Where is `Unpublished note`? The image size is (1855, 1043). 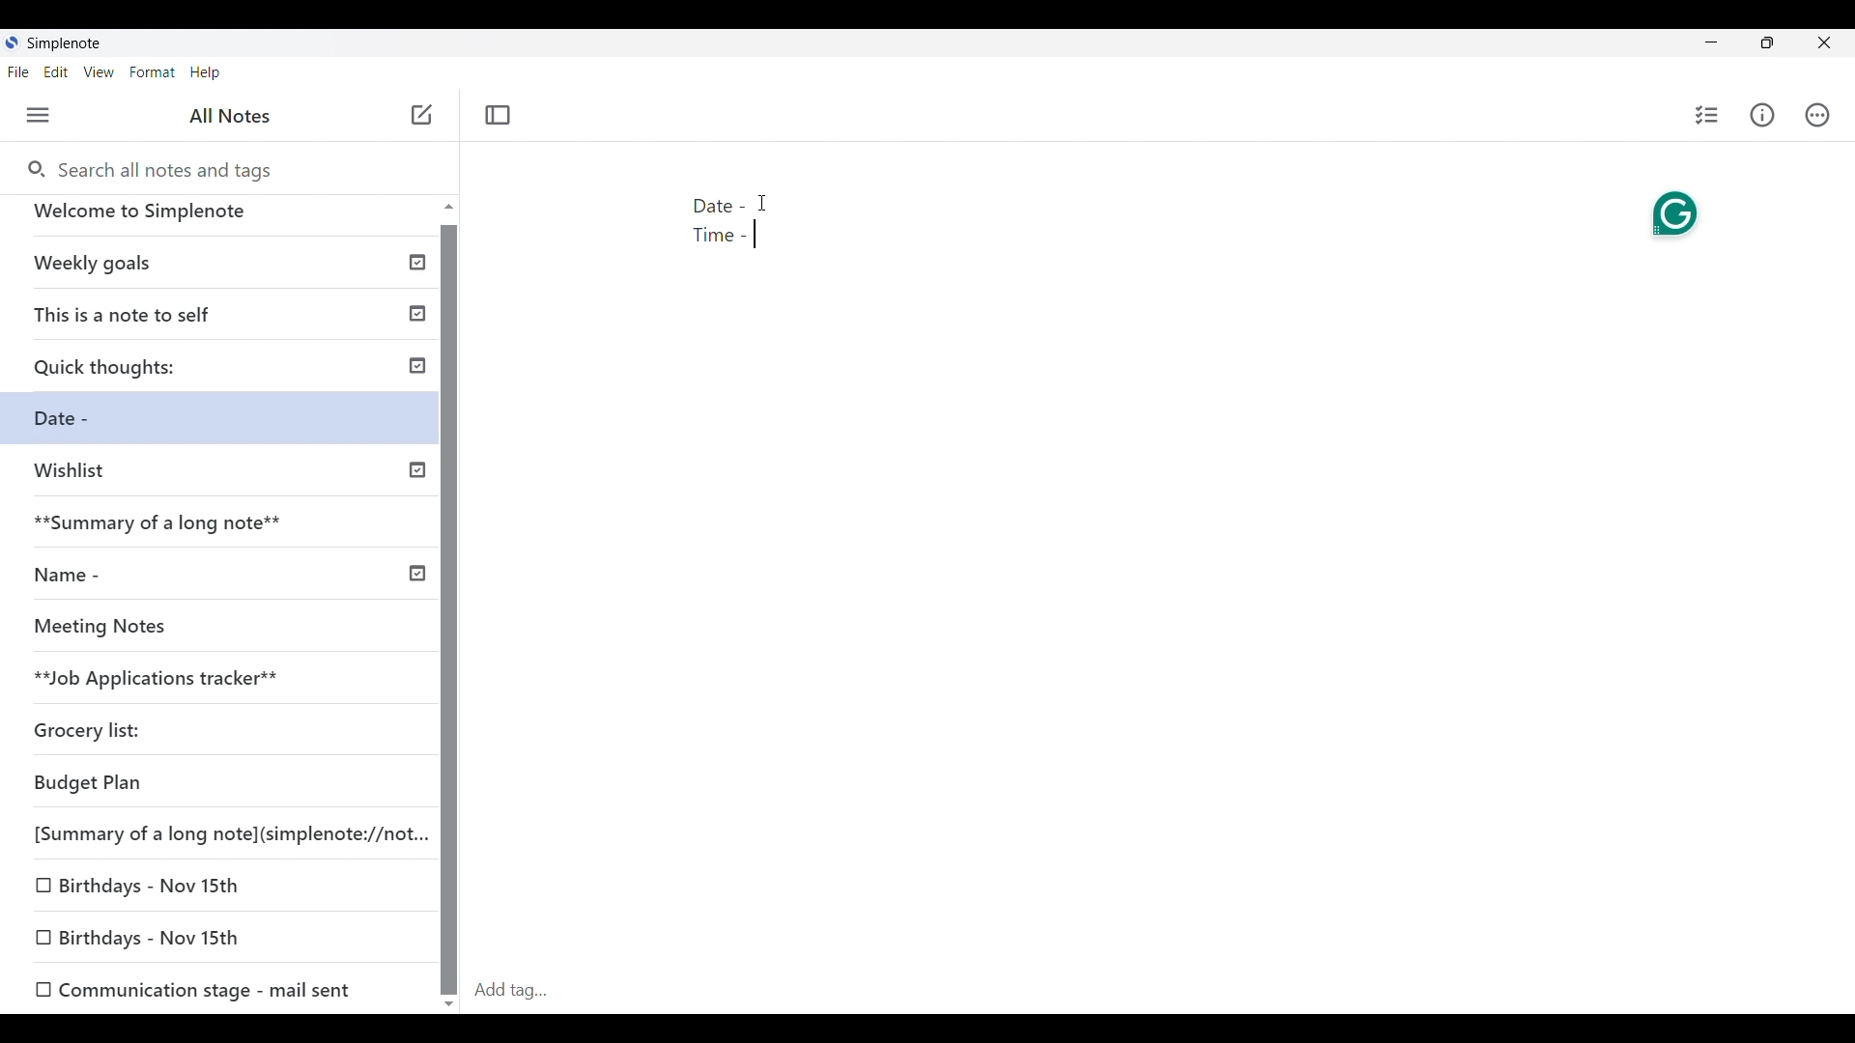 Unpublished note is located at coordinates (225, 479).